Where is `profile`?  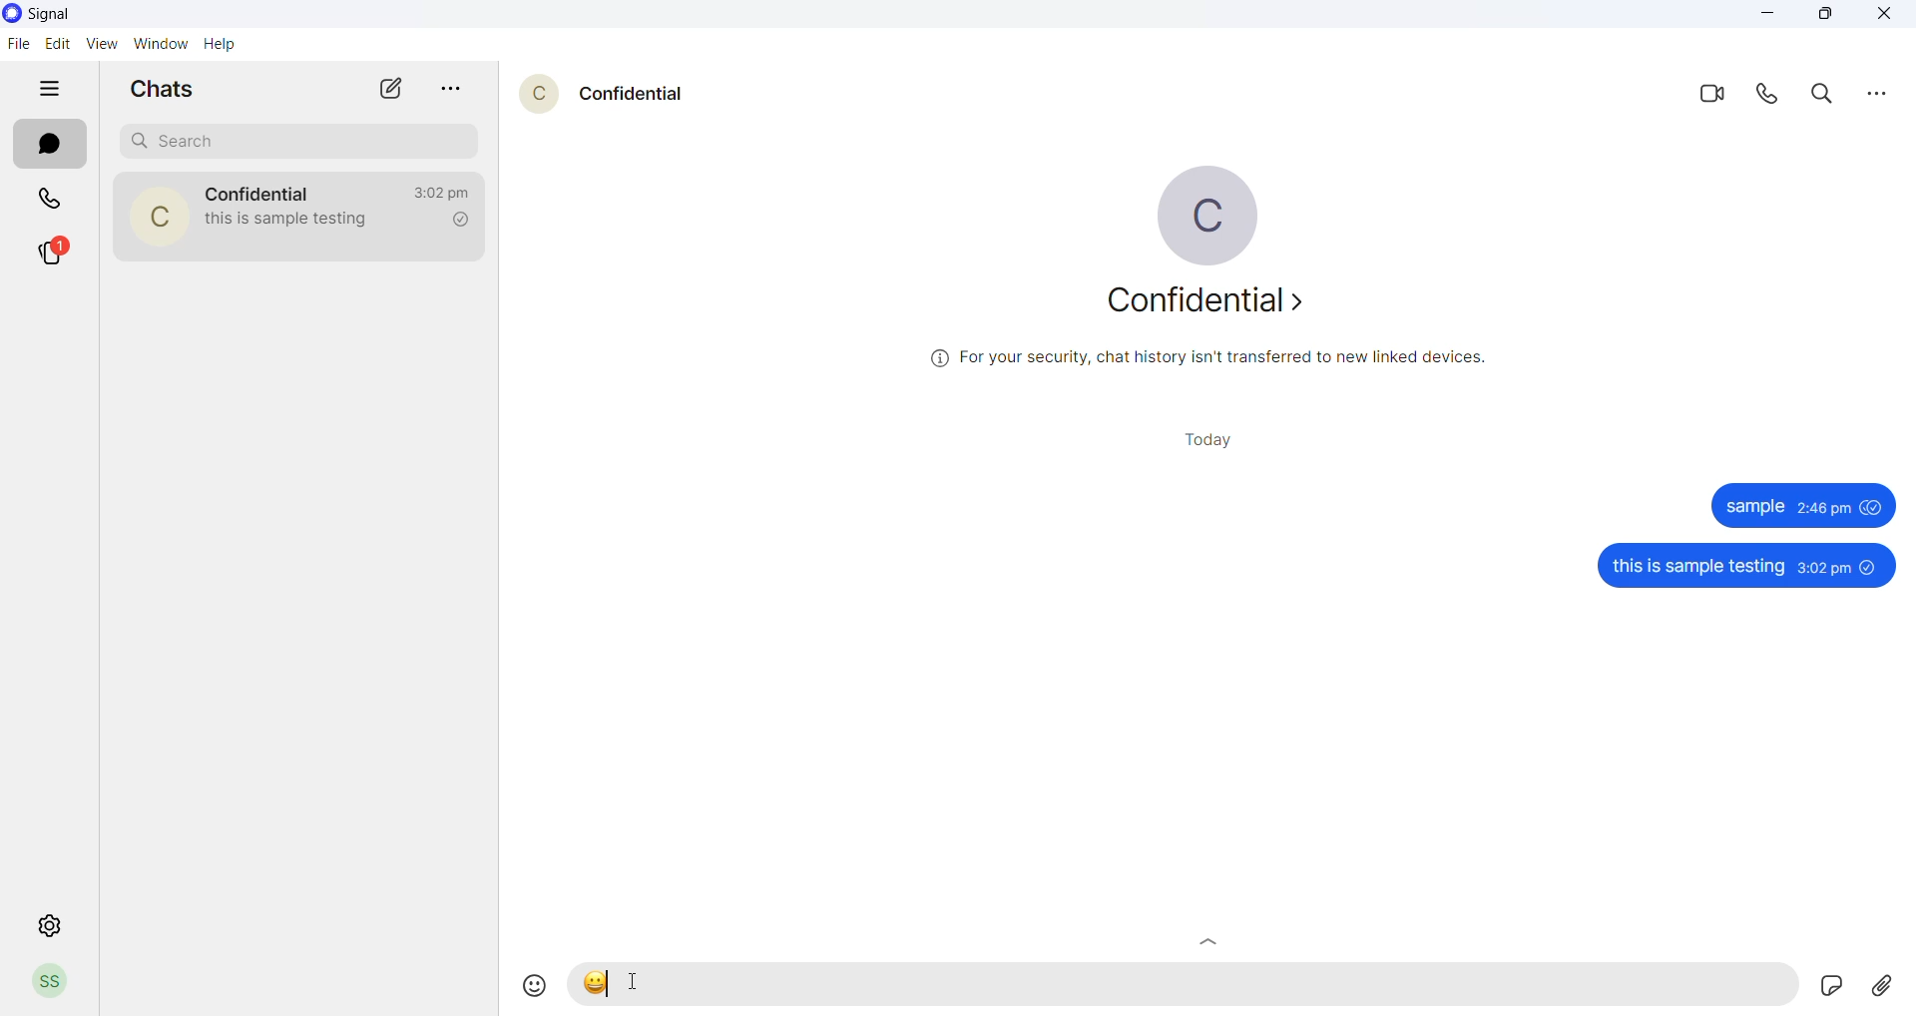
profile is located at coordinates (53, 982).